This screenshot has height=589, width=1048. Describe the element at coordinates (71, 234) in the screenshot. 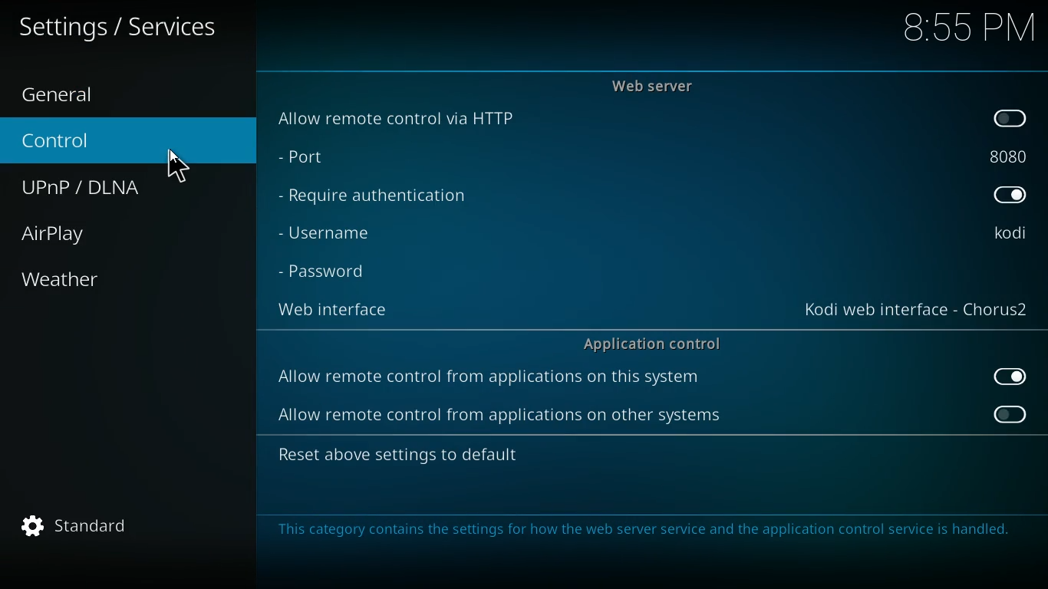

I see `AirPlay` at that location.